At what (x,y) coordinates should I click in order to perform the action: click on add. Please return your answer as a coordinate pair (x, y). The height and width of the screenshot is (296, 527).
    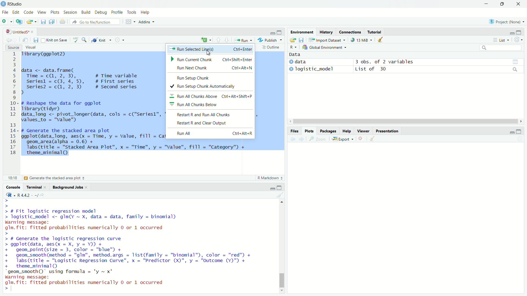
    Looking at the image, I should click on (205, 40).